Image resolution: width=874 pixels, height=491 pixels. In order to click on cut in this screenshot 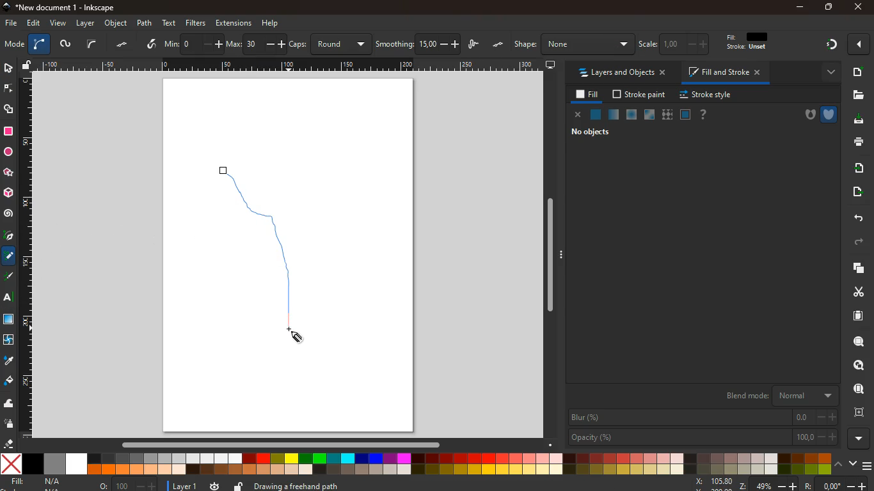, I will do `click(854, 292)`.